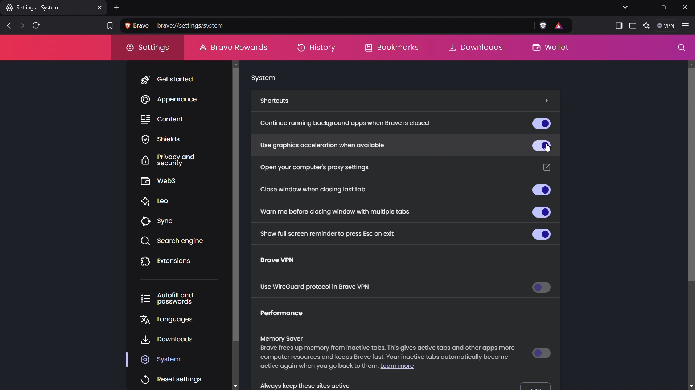 This screenshot has height=390, width=695. I want to click on Always keep these sites active, so click(318, 384).